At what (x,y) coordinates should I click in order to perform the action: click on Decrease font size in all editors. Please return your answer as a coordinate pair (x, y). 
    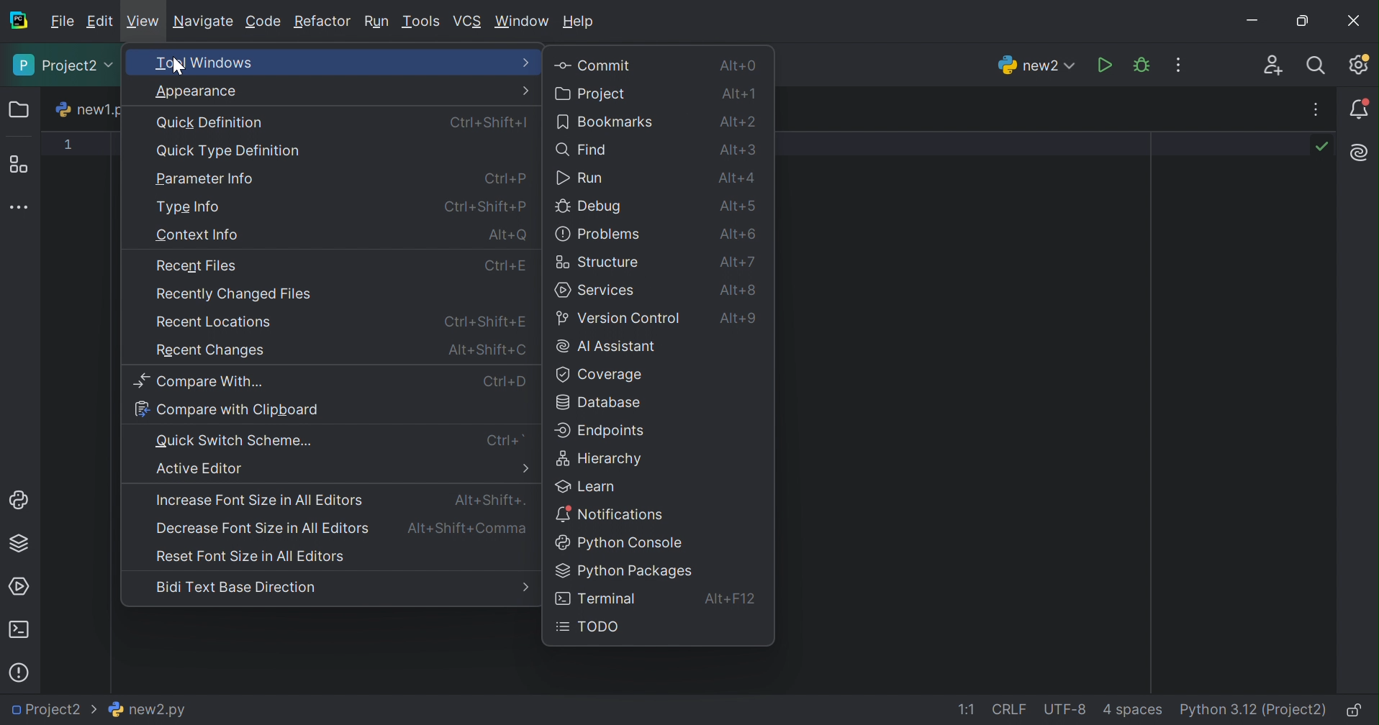
    Looking at the image, I should click on (263, 528).